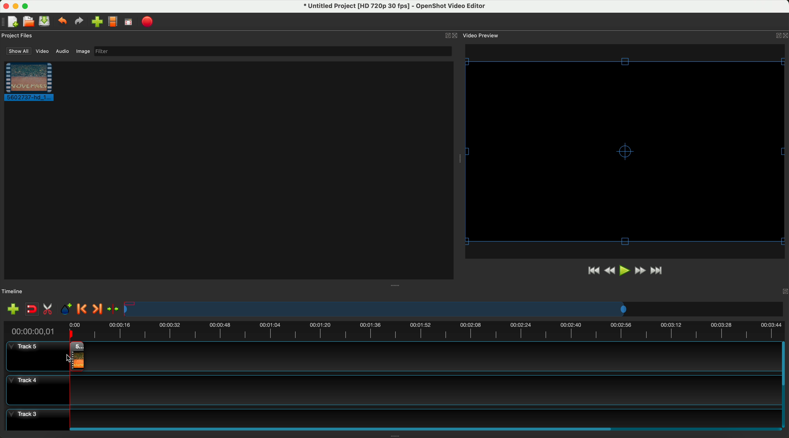 Image resolution: width=789 pixels, height=438 pixels. I want to click on save project, so click(45, 21).